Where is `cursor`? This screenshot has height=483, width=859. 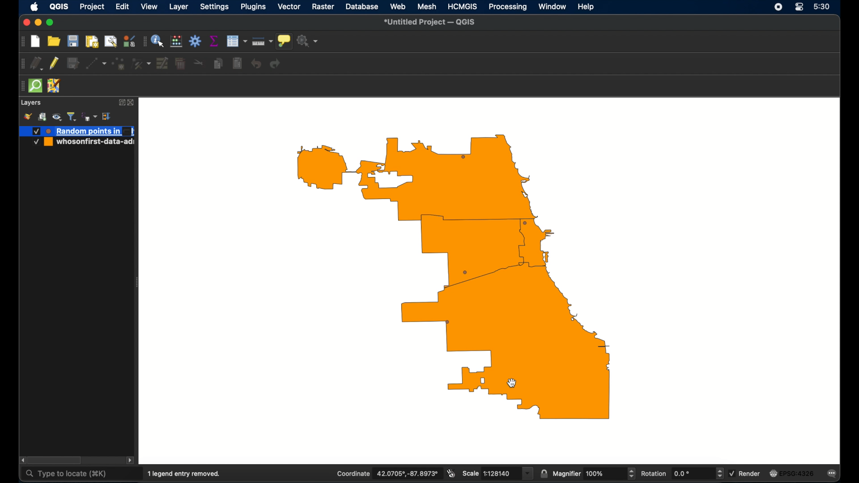 cursor is located at coordinates (512, 383).